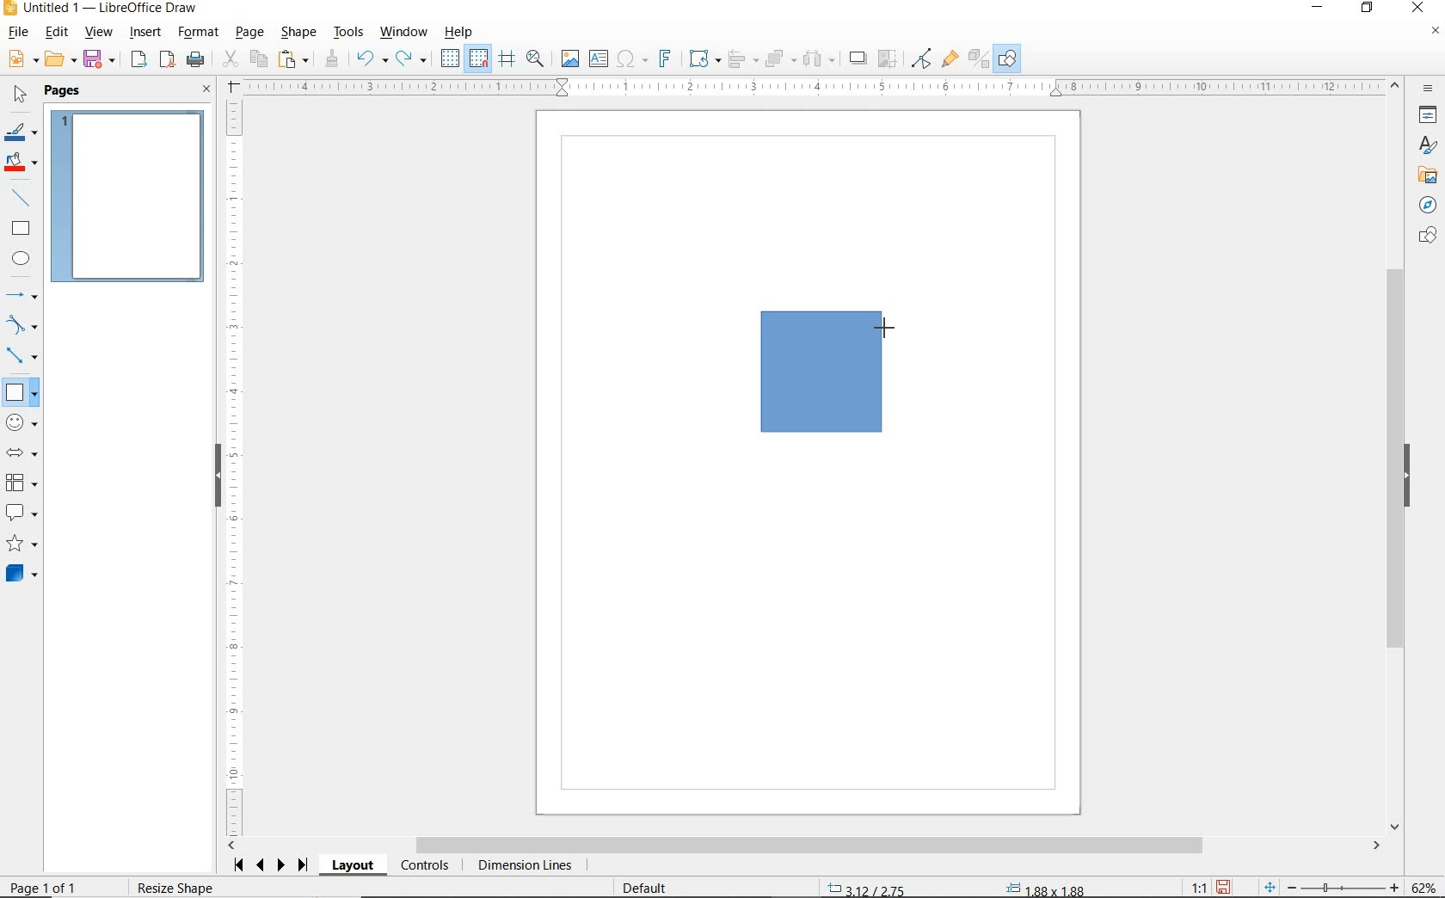  Describe the element at coordinates (22, 421) in the screenshot. I see `SYMBOL SHAPES` at that location.